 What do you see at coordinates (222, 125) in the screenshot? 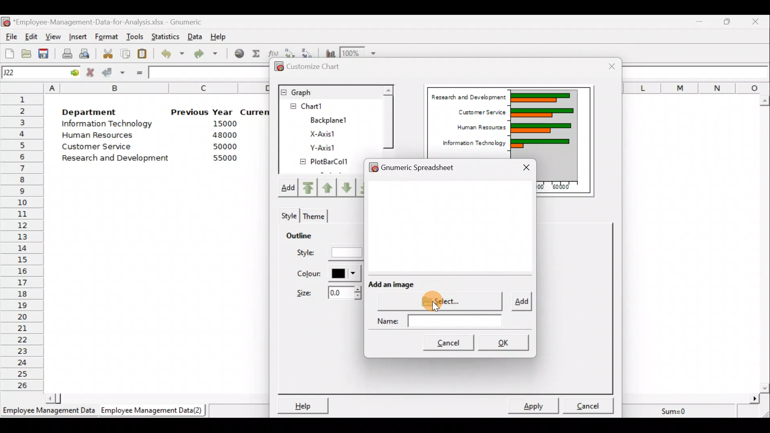
I see `15000` at bounding box center [222, 125].